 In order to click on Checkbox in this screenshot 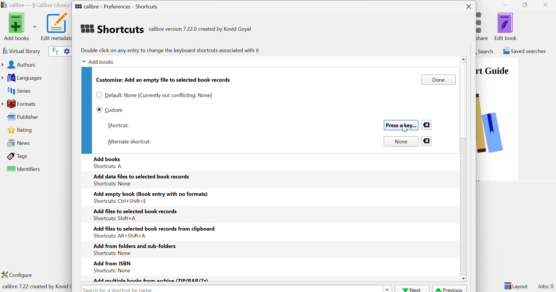, I will do `click(99, 95)`.